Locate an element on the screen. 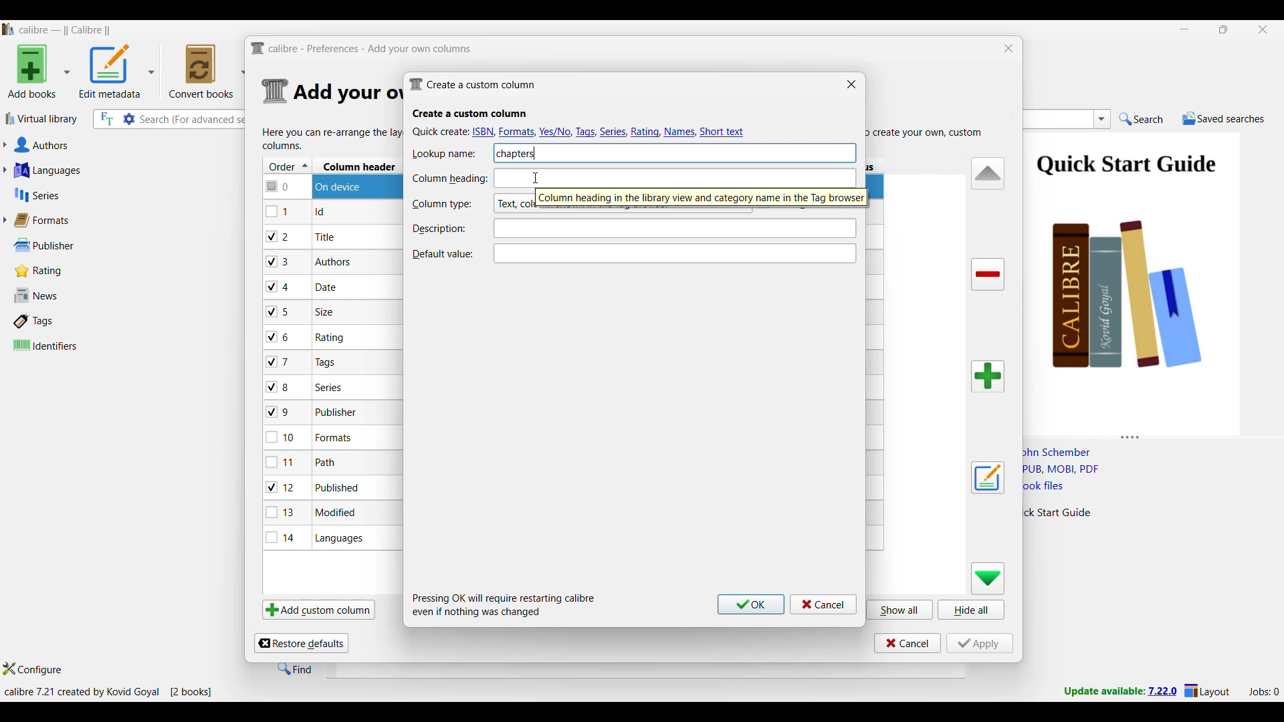  Change height of columns attached to this panel is located at coordinates (1153, 435).